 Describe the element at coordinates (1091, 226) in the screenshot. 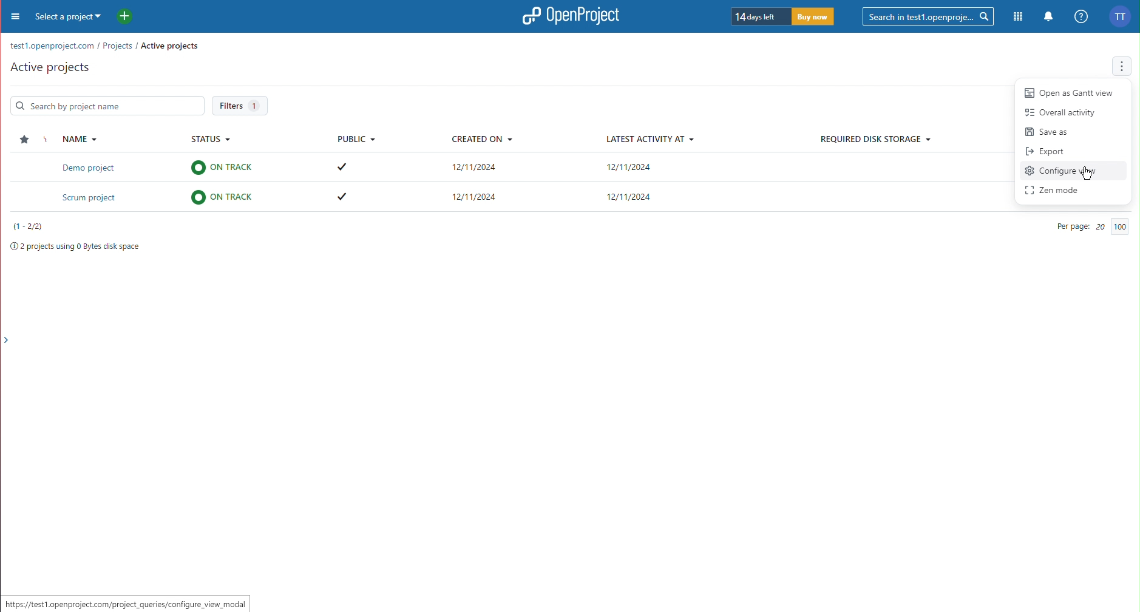

I see `Per Page` at that location.